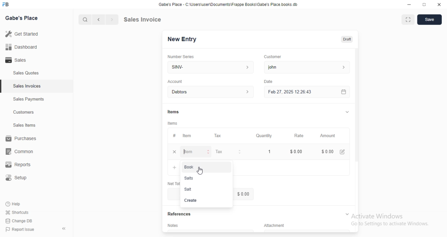 This screenshot has height=237, width=447. What do you see at coordinates (229, 5) in the screenshot?
I see `Gabe's Place - C'\Users\userDocuments\Frappe Books\Gabe's Place books db` at bounding box center [229, 5].